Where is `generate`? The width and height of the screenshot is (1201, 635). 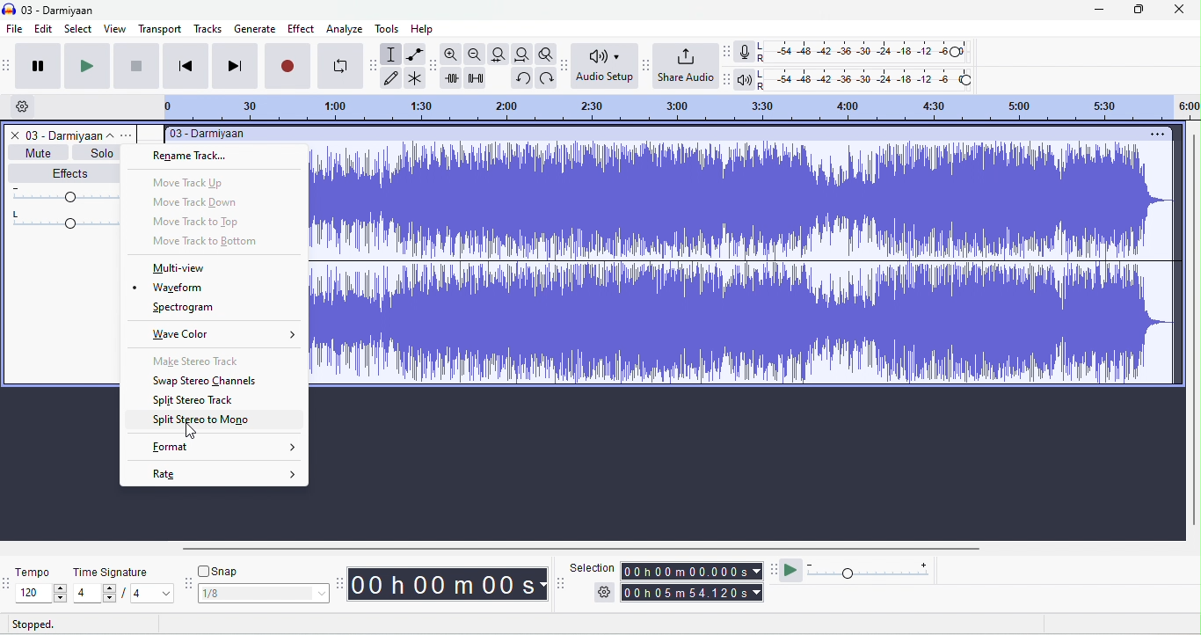
generate is located at coordinates (253, 28).